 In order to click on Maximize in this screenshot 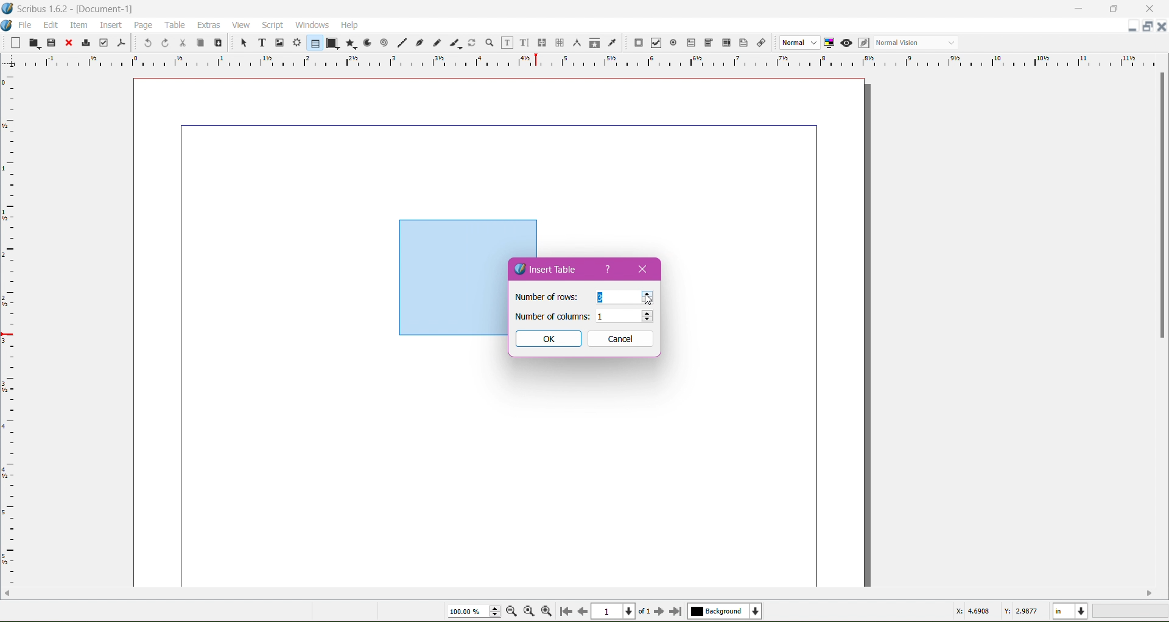, I will do `click(1148, 27)`.